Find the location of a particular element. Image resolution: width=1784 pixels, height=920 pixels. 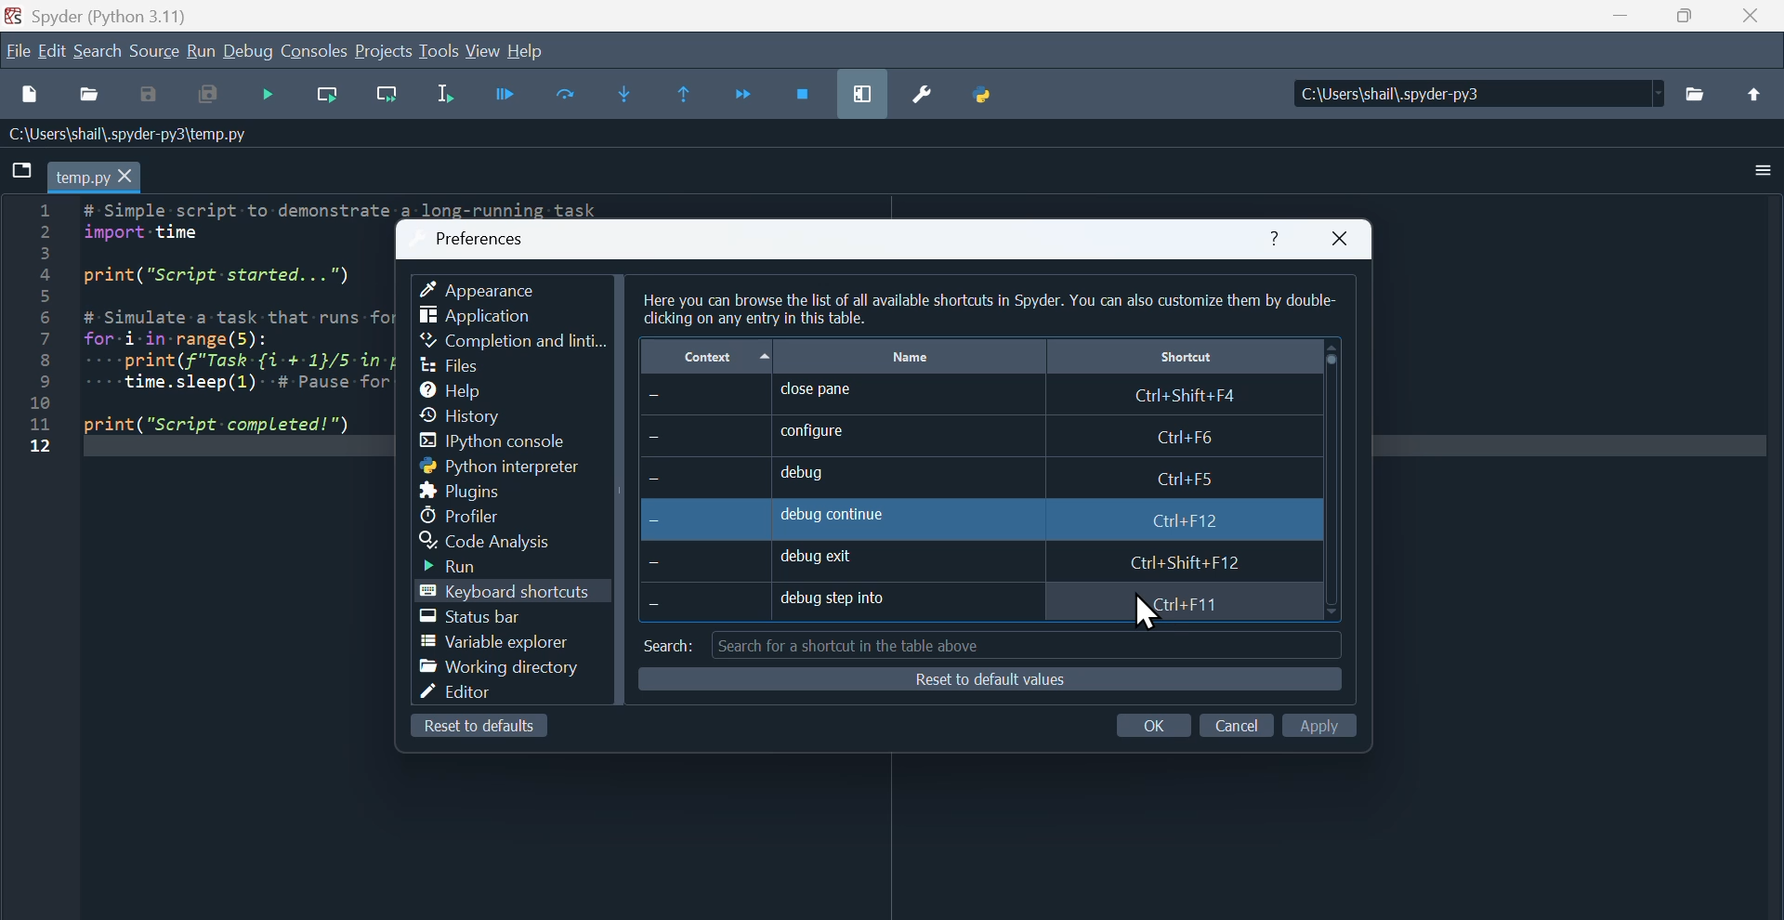

Status bar is located at coordinates (481, 617).